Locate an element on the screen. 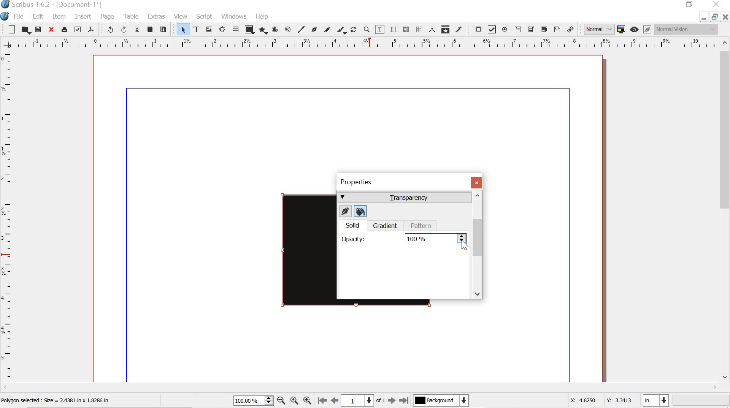  image frame is located at coordinates (209, 30).